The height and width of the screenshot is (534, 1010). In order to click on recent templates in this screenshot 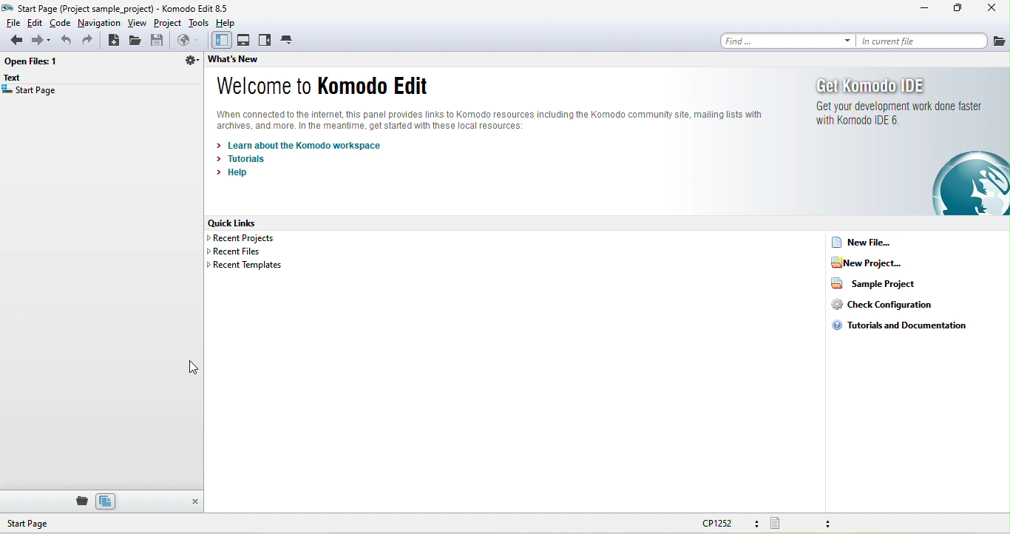, I will do `click(244, 266)`.